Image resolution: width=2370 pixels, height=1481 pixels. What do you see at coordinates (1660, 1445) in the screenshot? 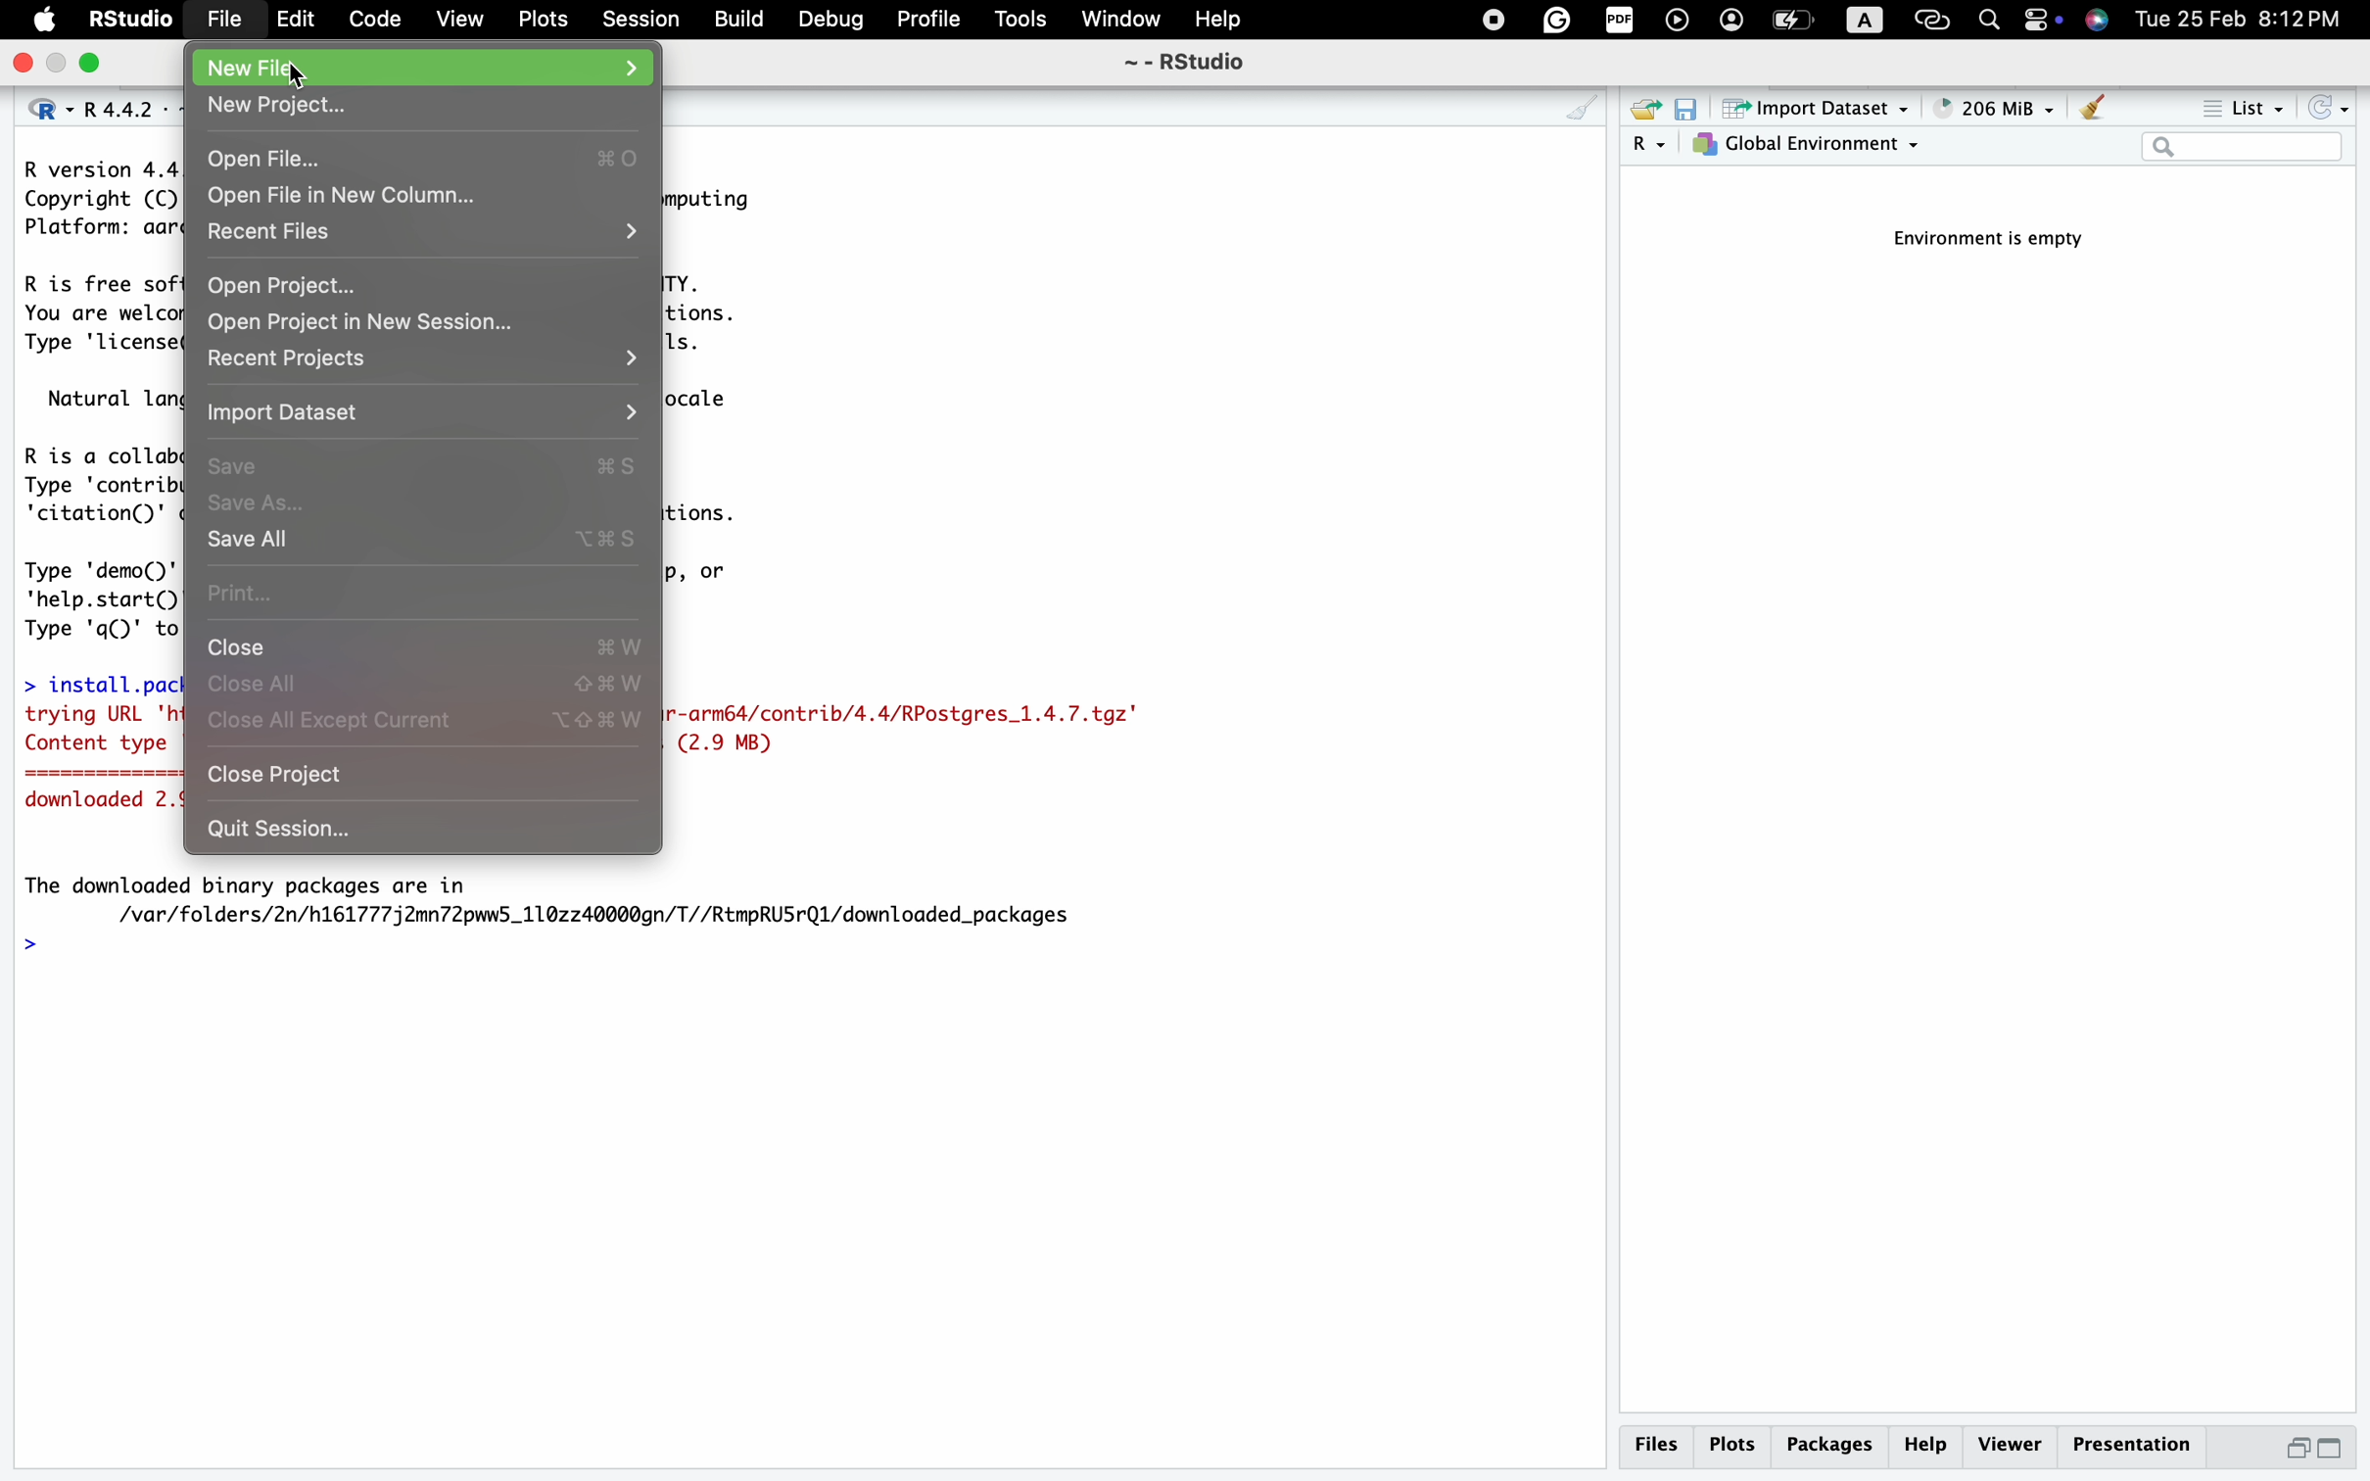
I see `files` at bounding box center [1660, 1445].